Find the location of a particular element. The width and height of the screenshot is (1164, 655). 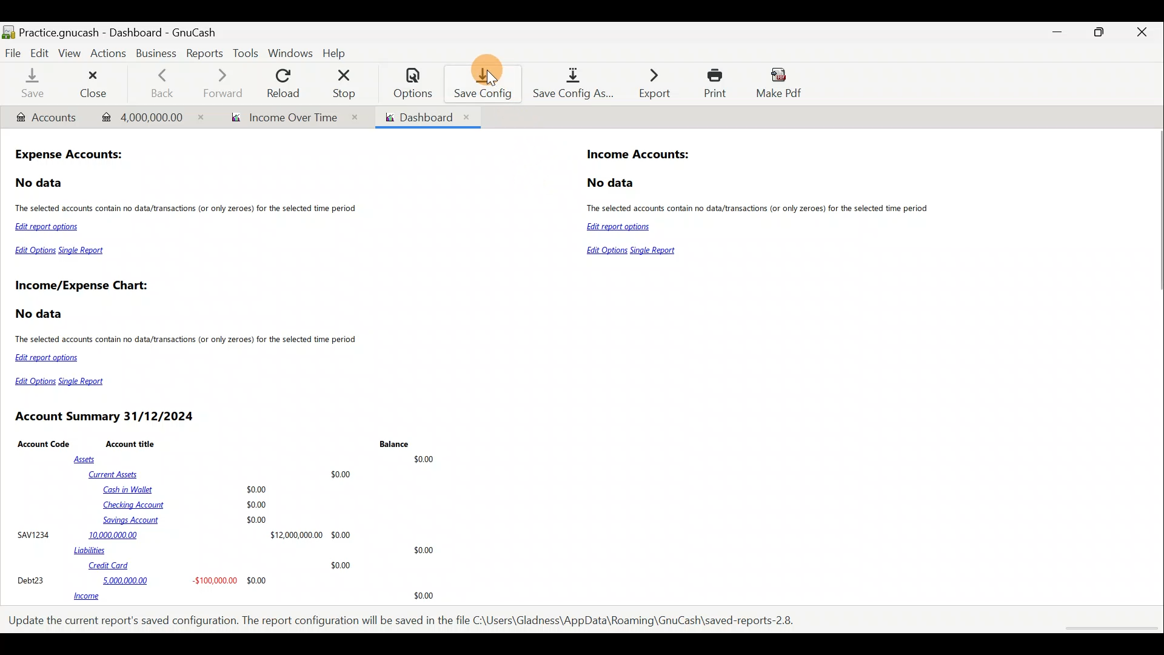

No data is located at coordinates (40, 183).